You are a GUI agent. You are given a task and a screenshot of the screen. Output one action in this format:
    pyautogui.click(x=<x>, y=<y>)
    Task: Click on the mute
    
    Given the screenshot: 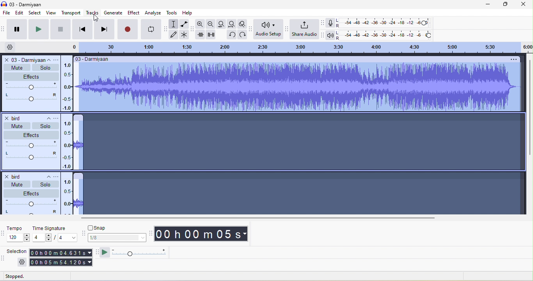 What is the action you would take?
    pyautogui.click(x=17, y=184)
    